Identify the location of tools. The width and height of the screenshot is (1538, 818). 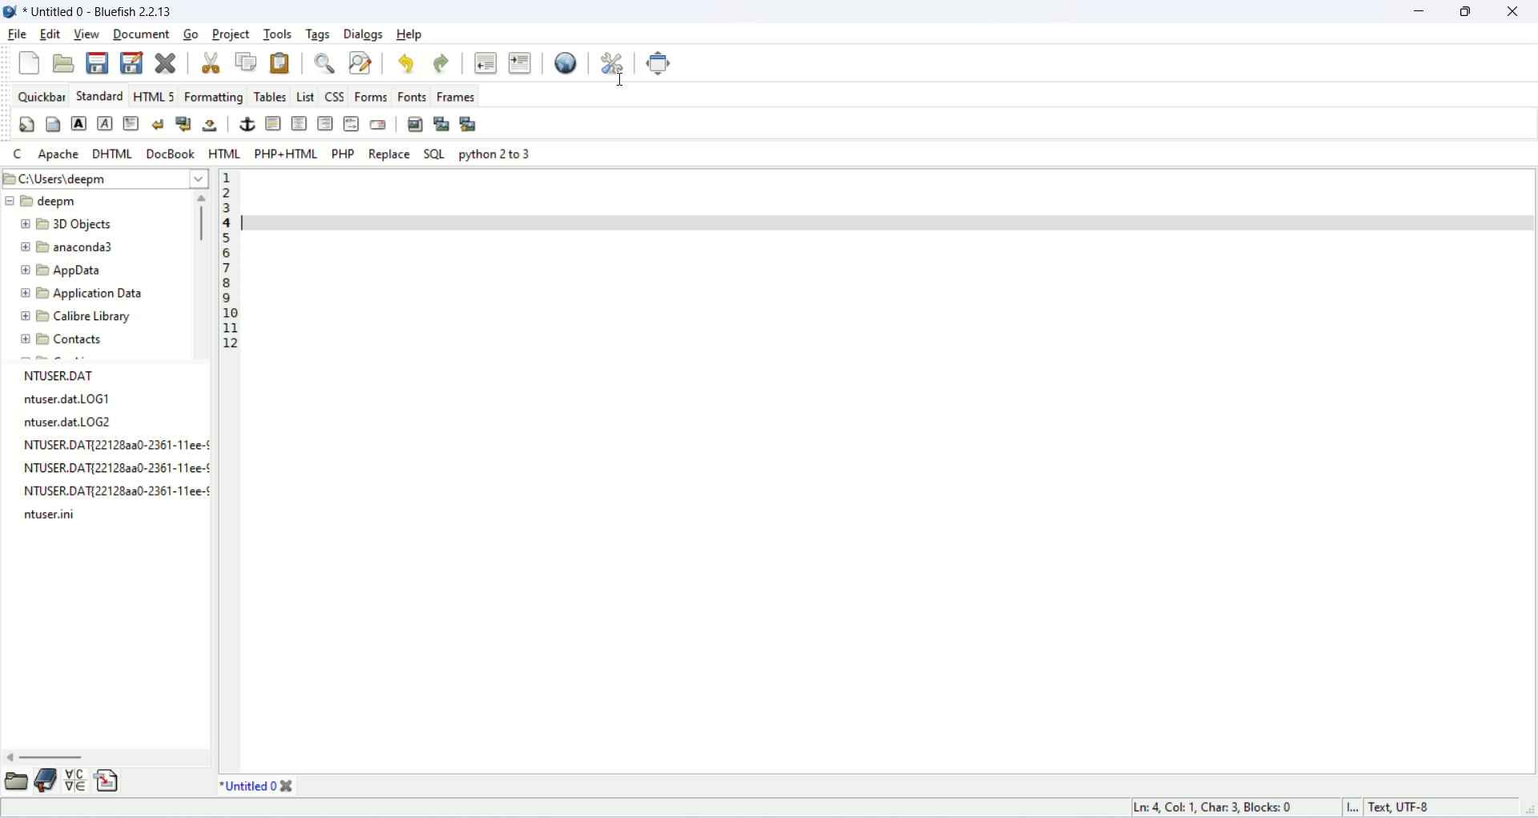
(279, 34).